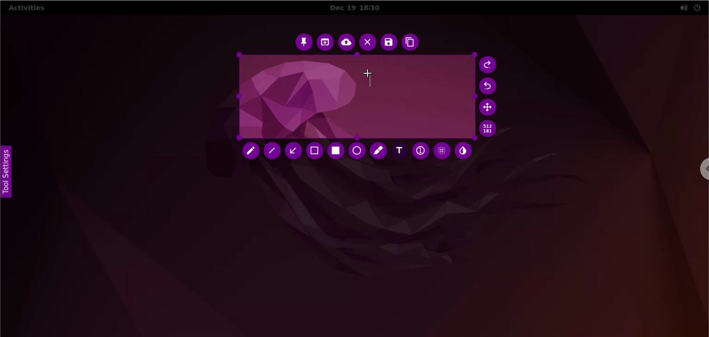  What do you see at coordinates (11, 174) in the screenshot?
I see `tool settings` at bounding box center [11, 174].